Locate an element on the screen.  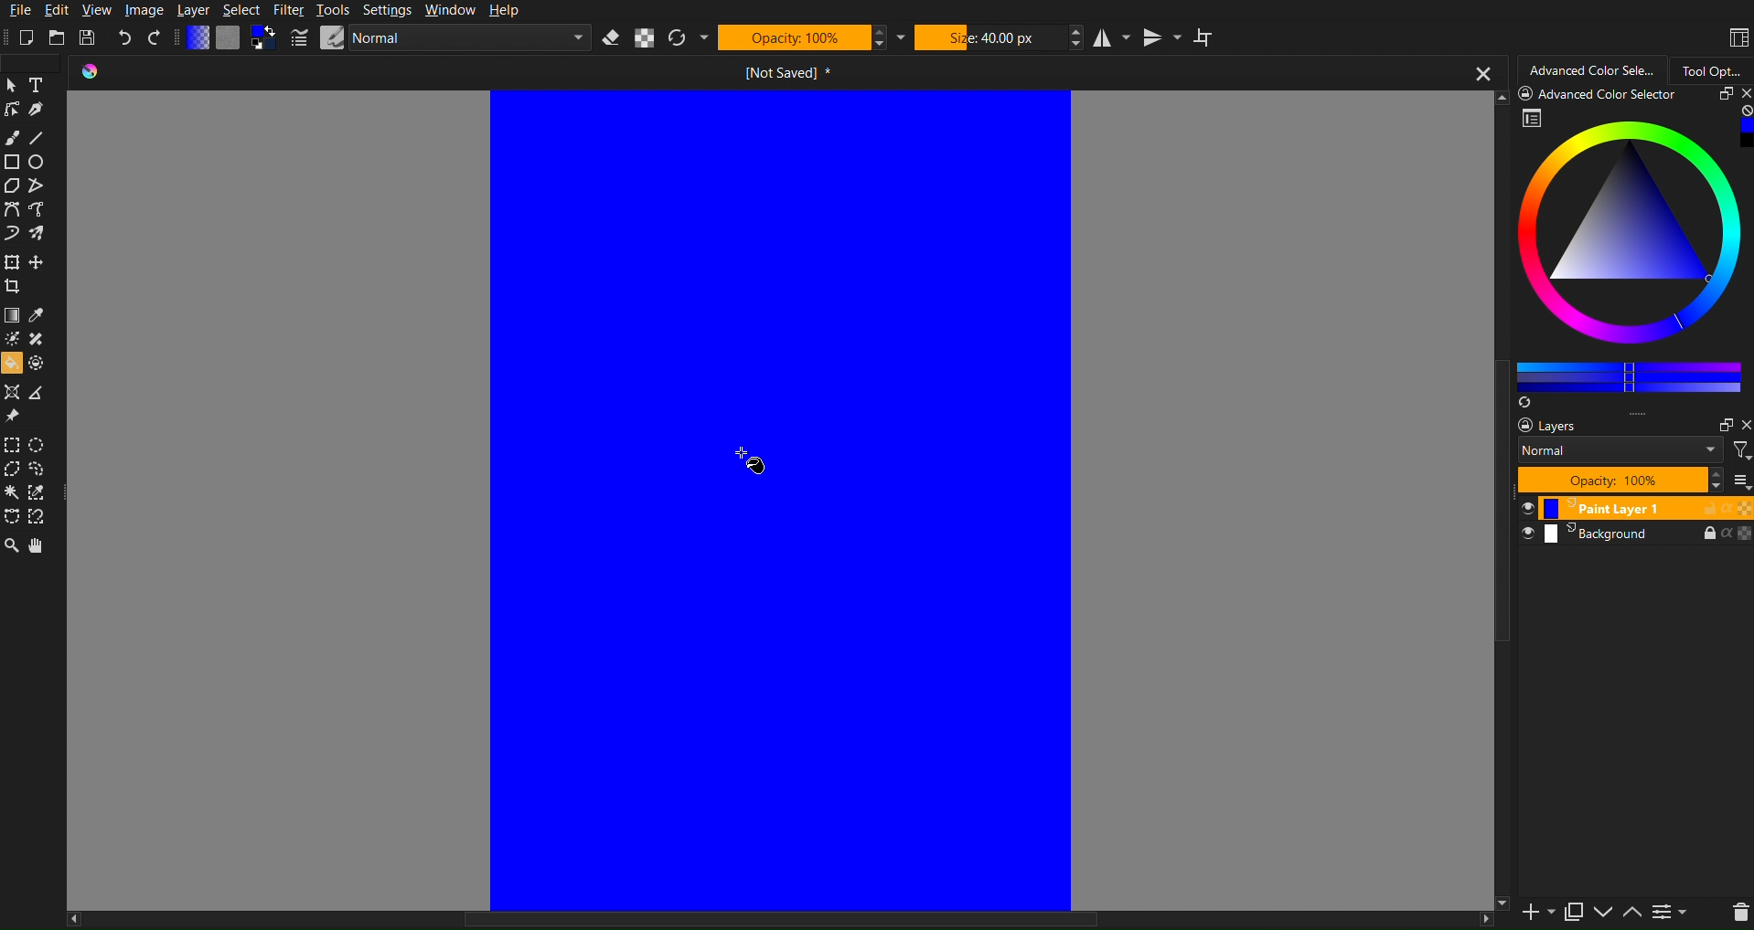
alpha is located at coordinates (1724, 507).